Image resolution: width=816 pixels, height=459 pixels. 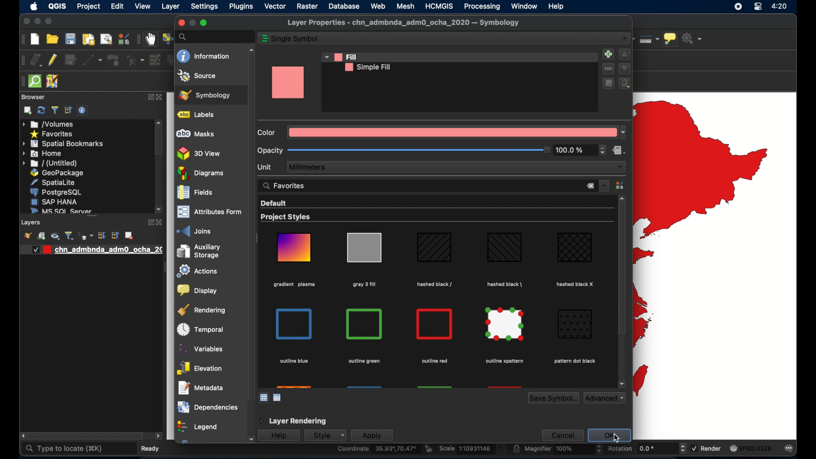 I want to click on collapse all, so click(x=68, y=110).